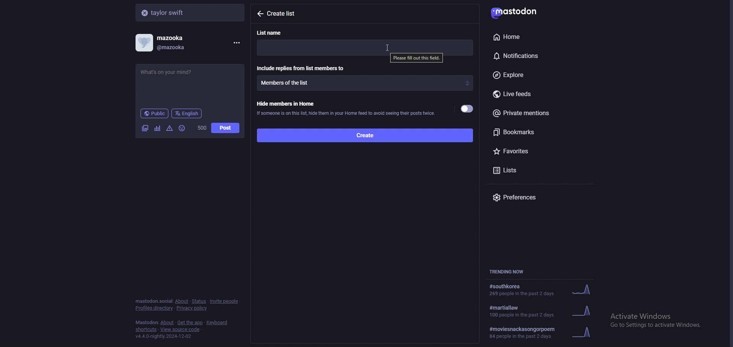  Describe the element at coordinates (533, 150) in the screenshot. I see `favourites` at that location.